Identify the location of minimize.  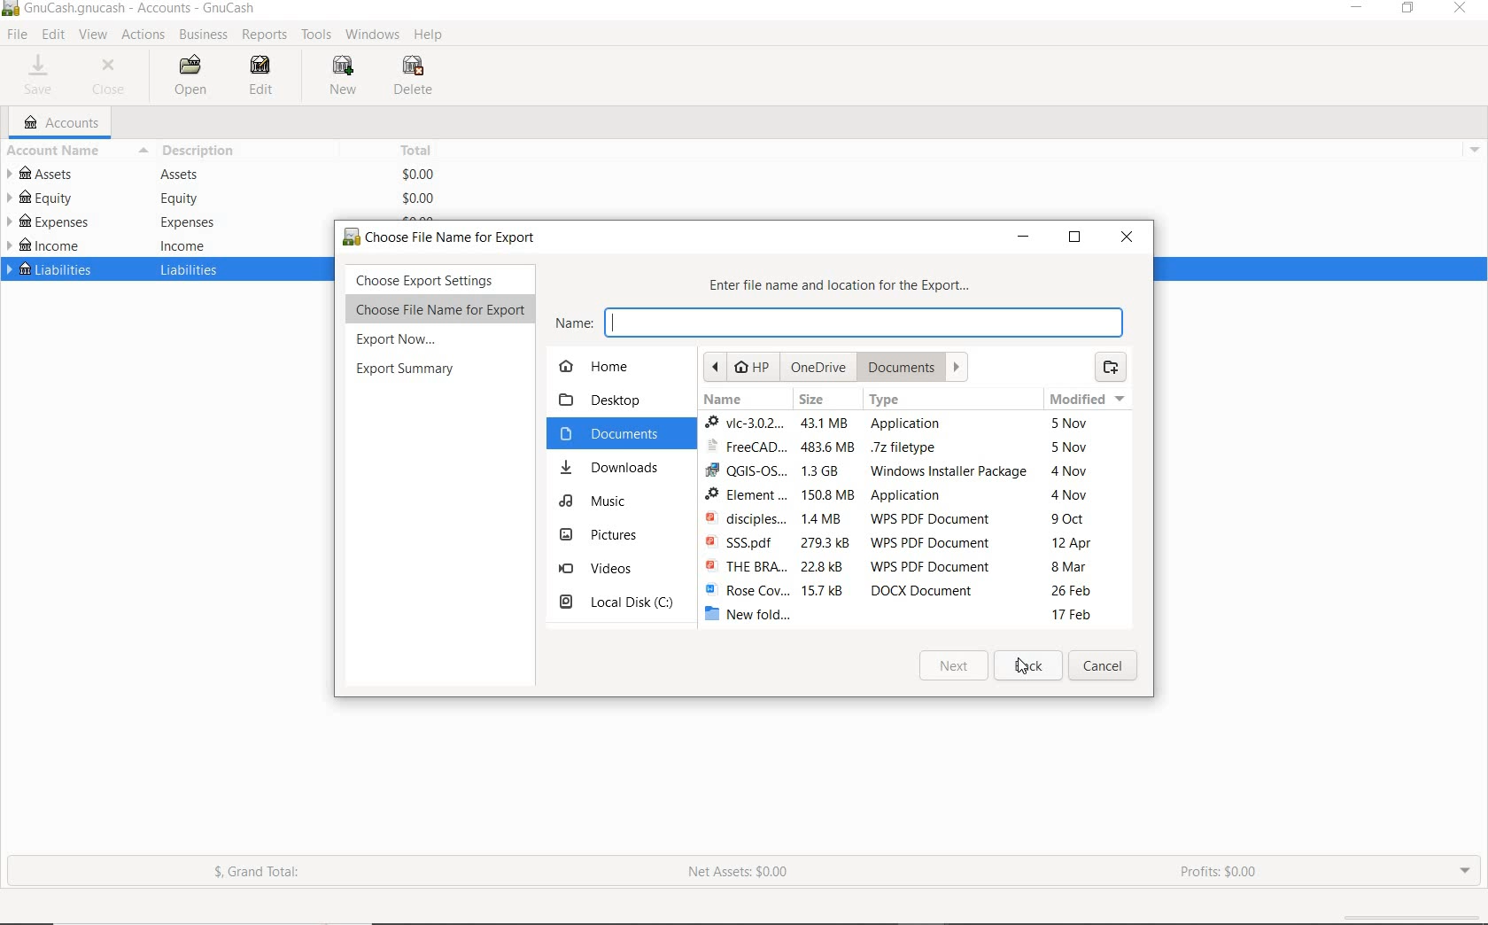
(1022, 234).